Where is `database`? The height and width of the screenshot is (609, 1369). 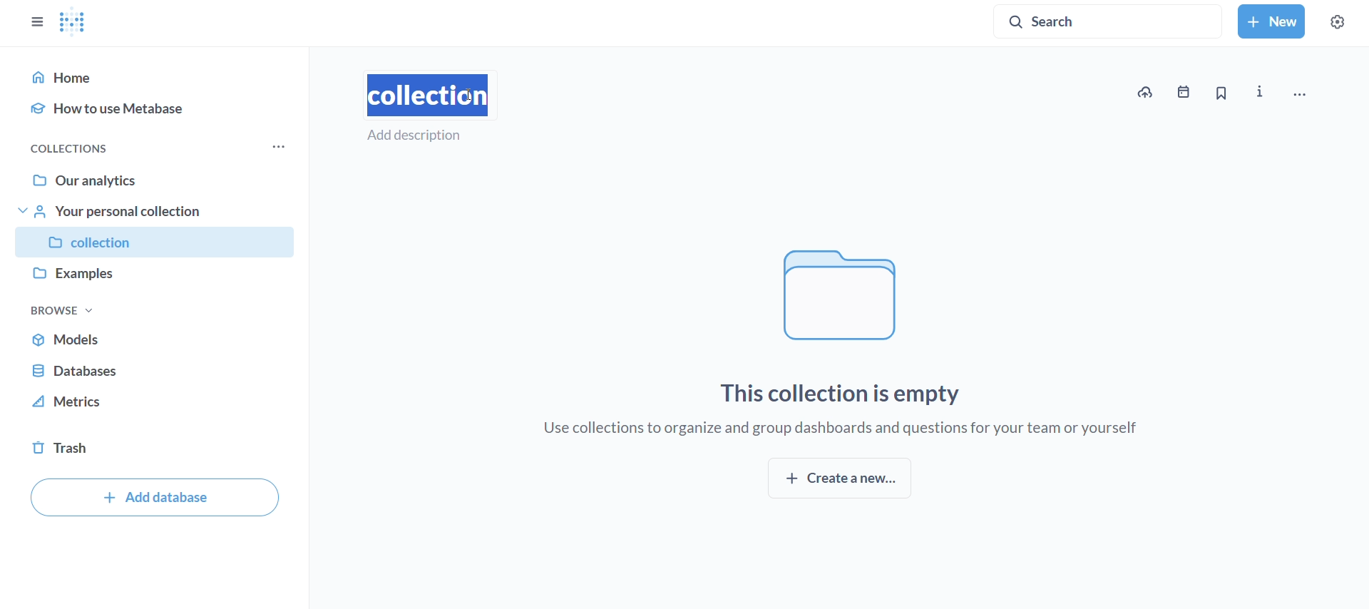
database is located at coordinates (155, 367).